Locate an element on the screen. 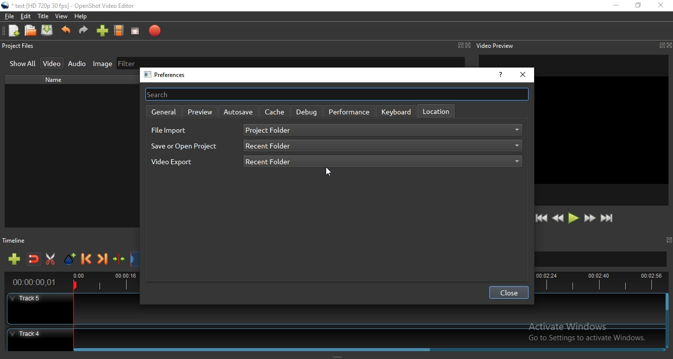 Image resolution: width=673 pixels, height=359 pixels. save as open project is located at coordinates (184, 146).